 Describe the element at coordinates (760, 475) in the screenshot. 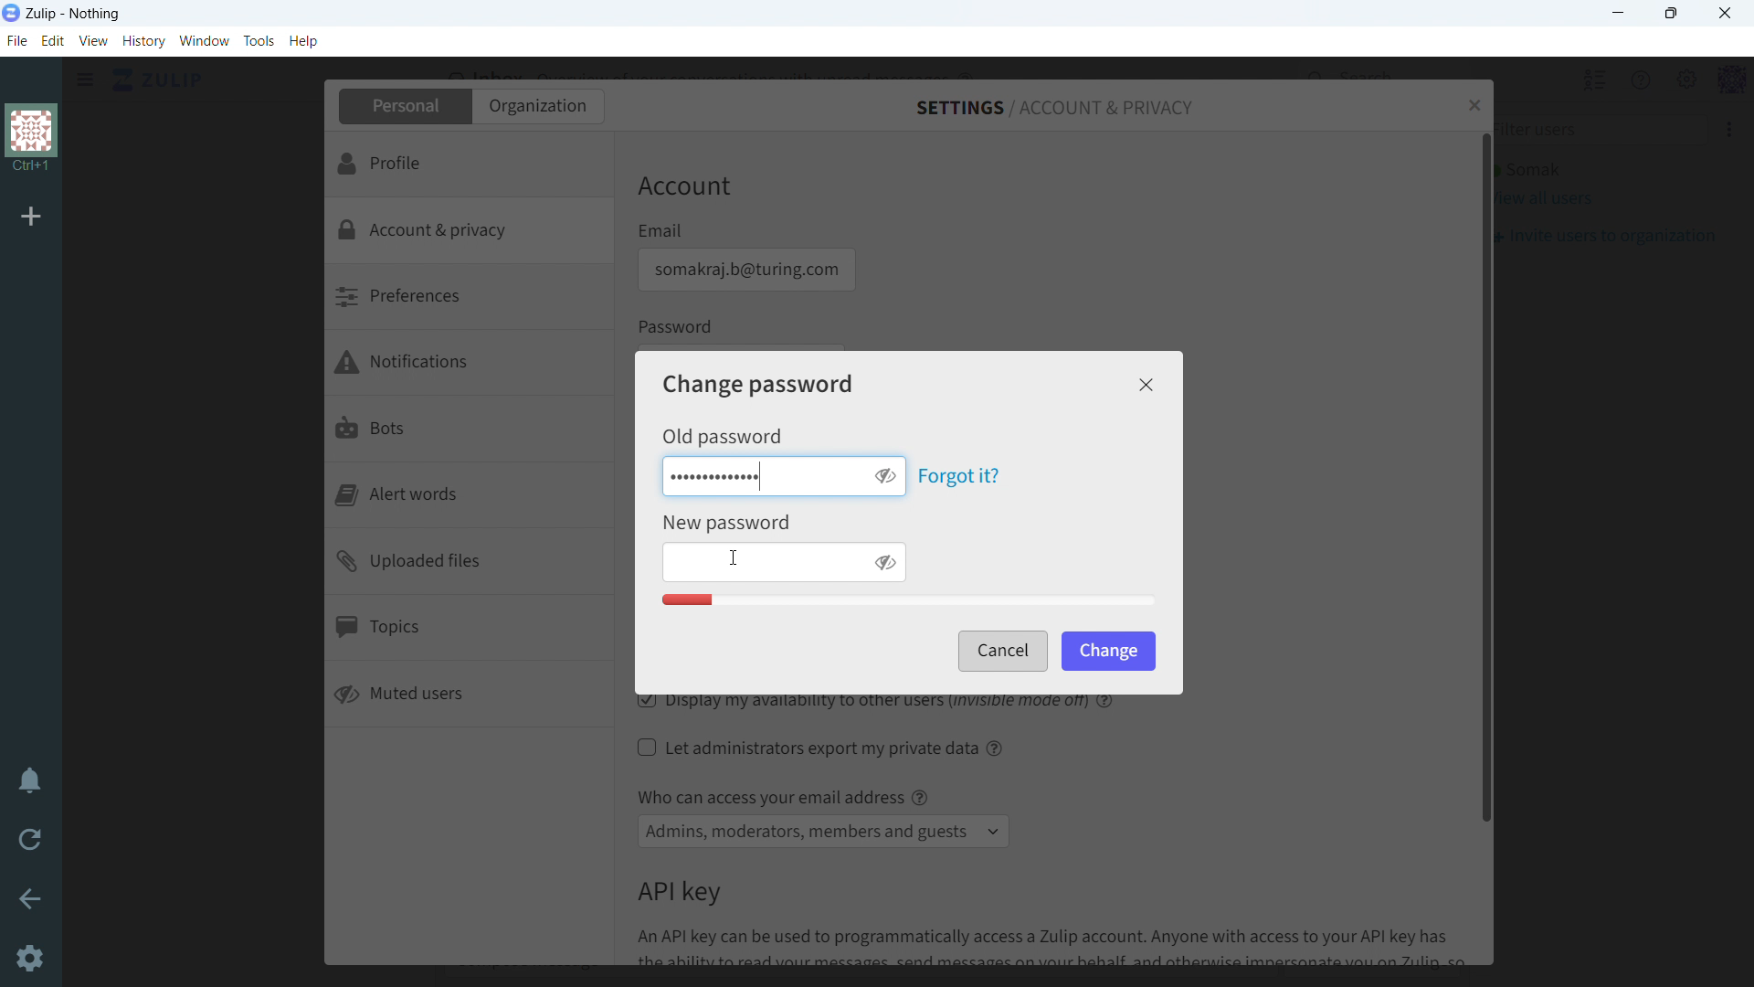

I see `enter old password` at that location.